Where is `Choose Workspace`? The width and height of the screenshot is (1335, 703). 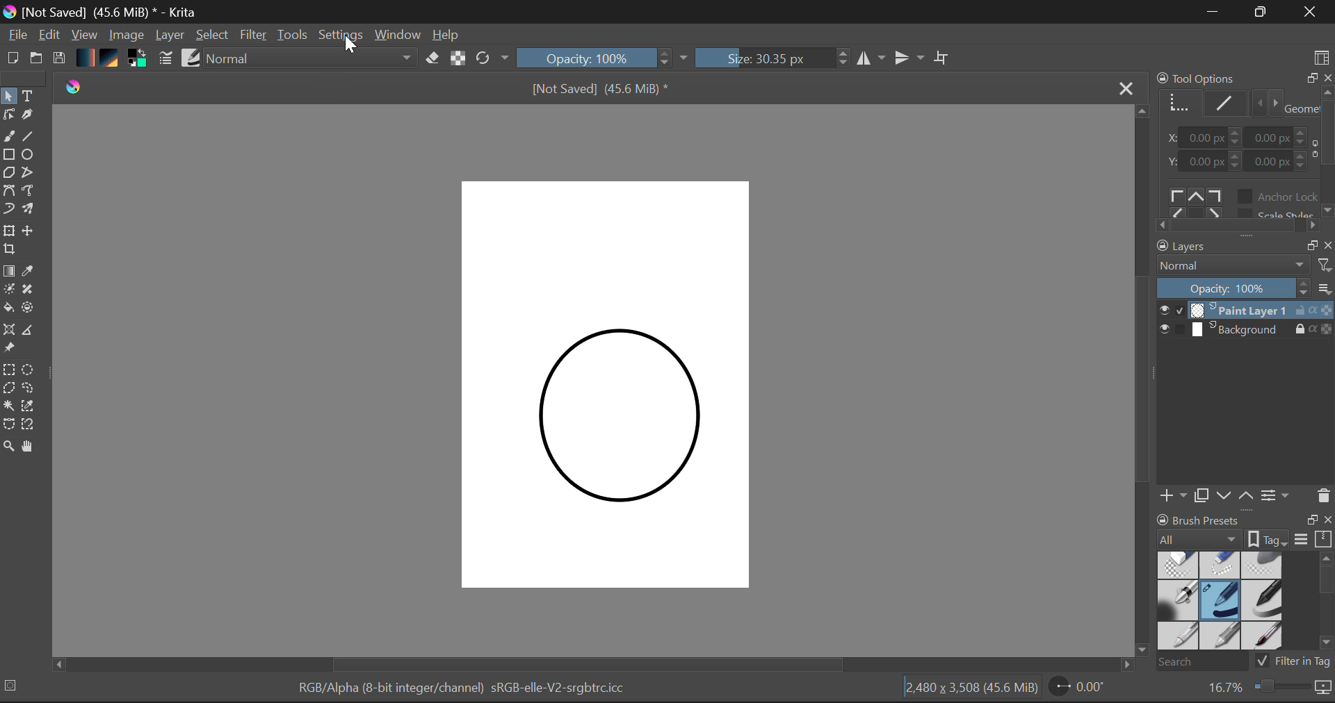 Choose Workspace is located at coordinates (1322, 56).